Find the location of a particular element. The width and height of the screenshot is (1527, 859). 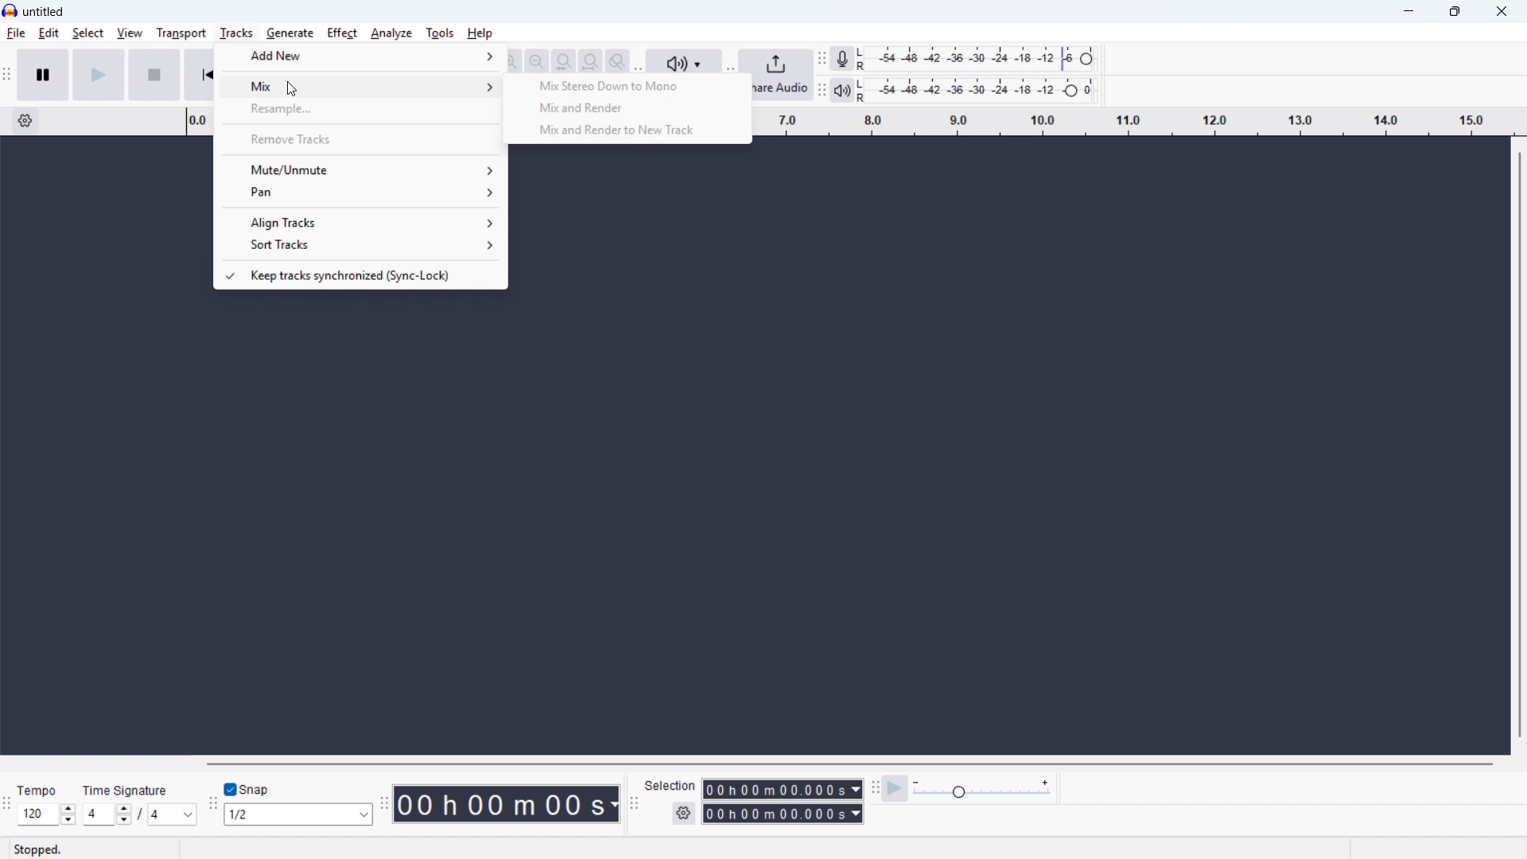

Close  is located at coordinates (1502, 12).